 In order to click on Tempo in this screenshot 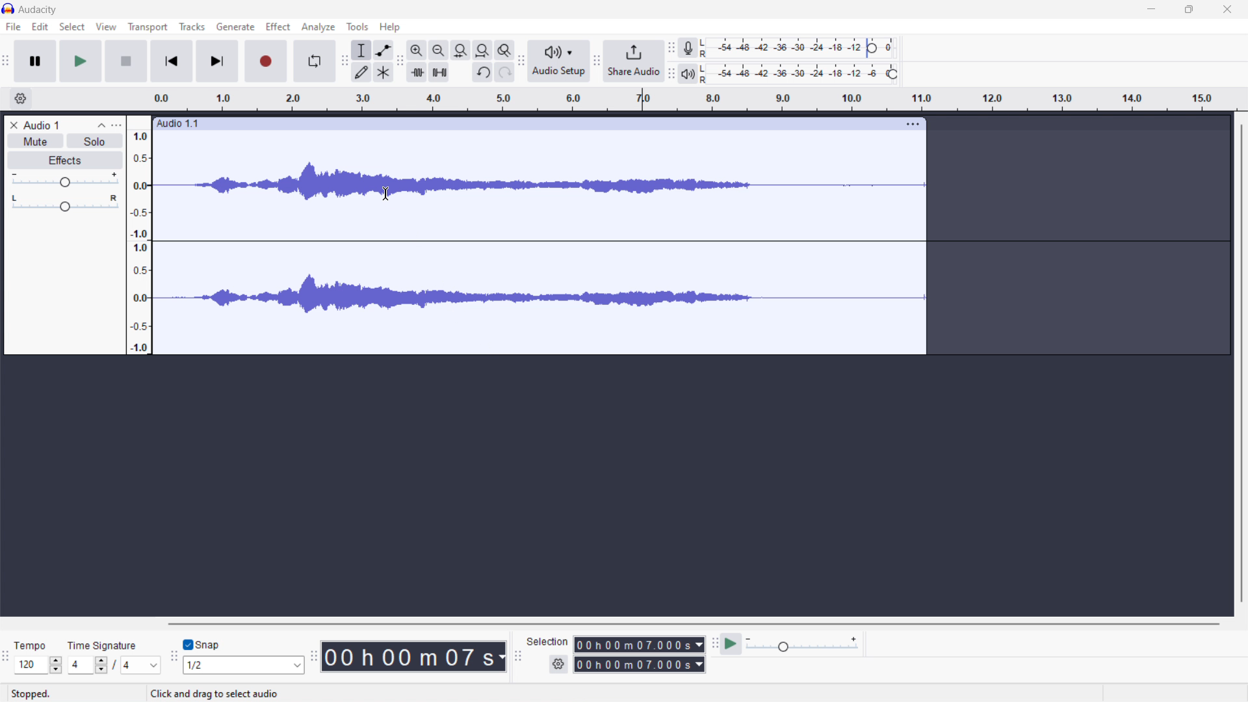, I will do `click(32, 646)`.